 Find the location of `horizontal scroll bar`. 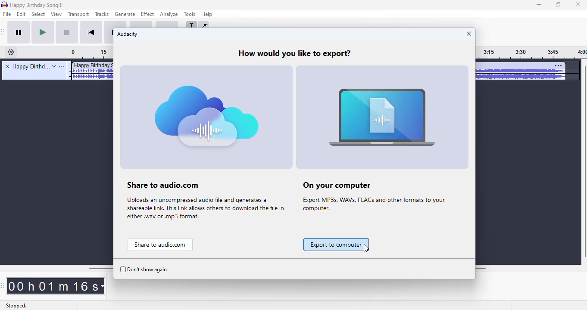

horizontal scroll bar is located at coordinates (483, 269).